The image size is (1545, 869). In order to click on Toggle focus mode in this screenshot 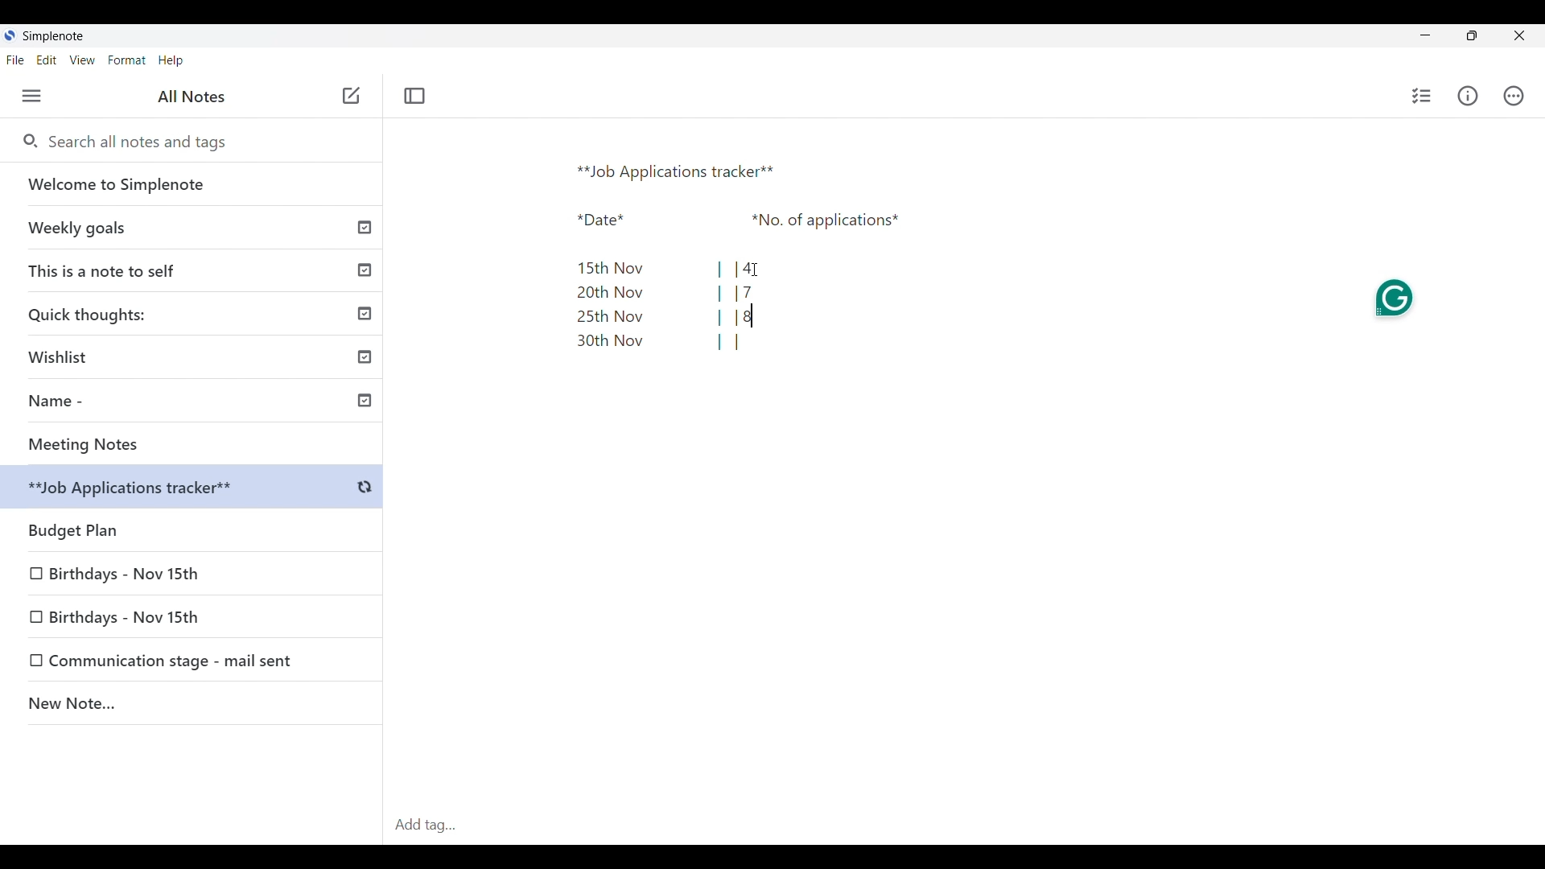, I will do `click(414, 96)`.